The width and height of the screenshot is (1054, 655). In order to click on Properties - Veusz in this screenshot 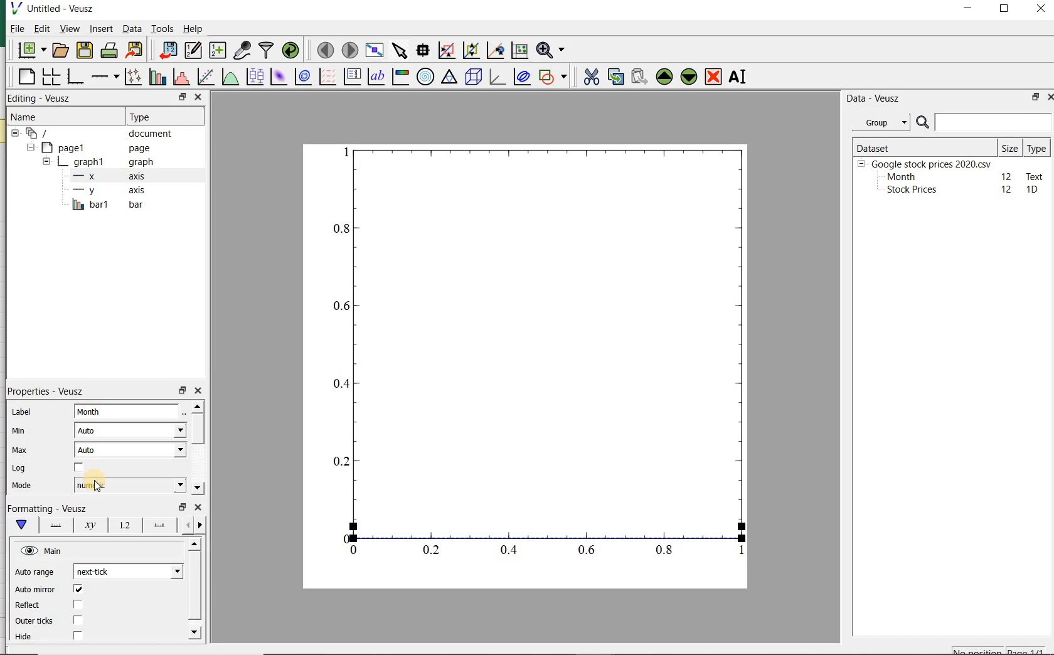, I will do `click(50, 392)`.